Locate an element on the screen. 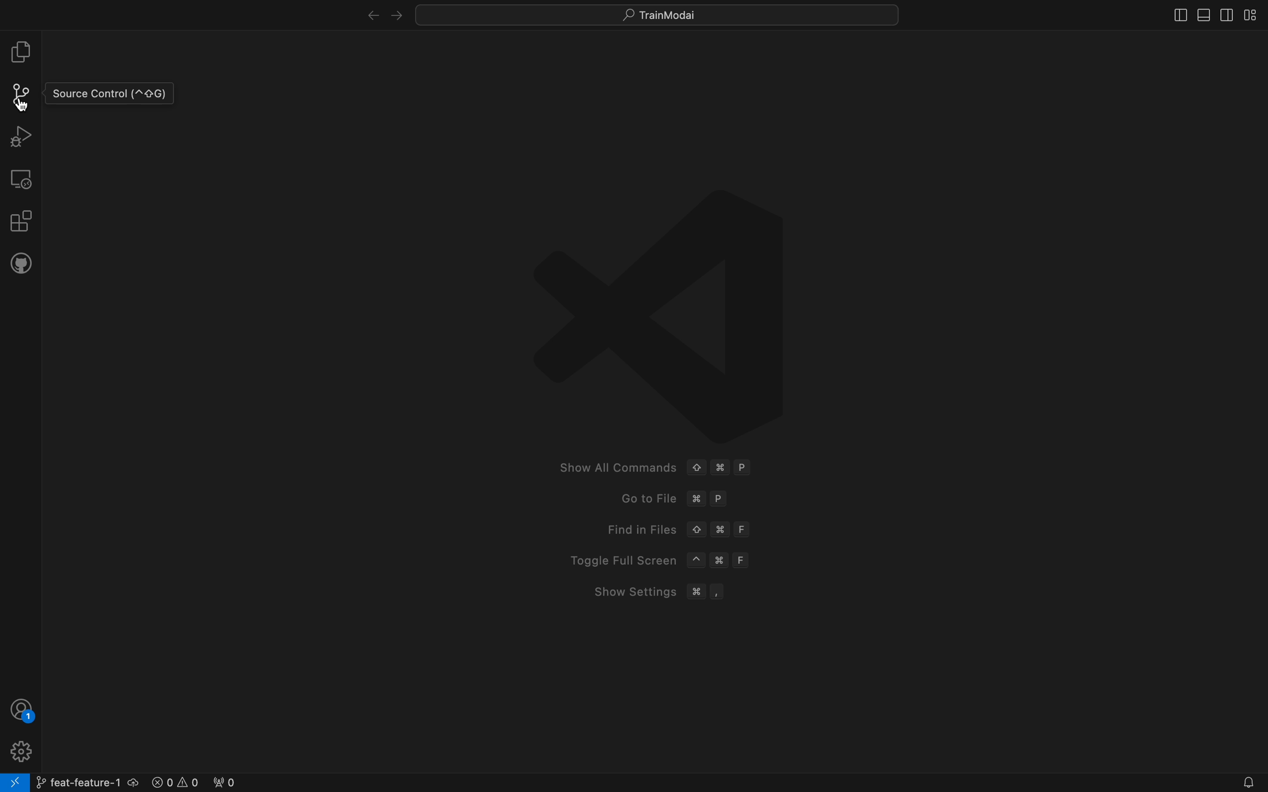 Image resolution: width=1268 pixels, height=792 pixels. debugger is located at coordinates (20, 135).